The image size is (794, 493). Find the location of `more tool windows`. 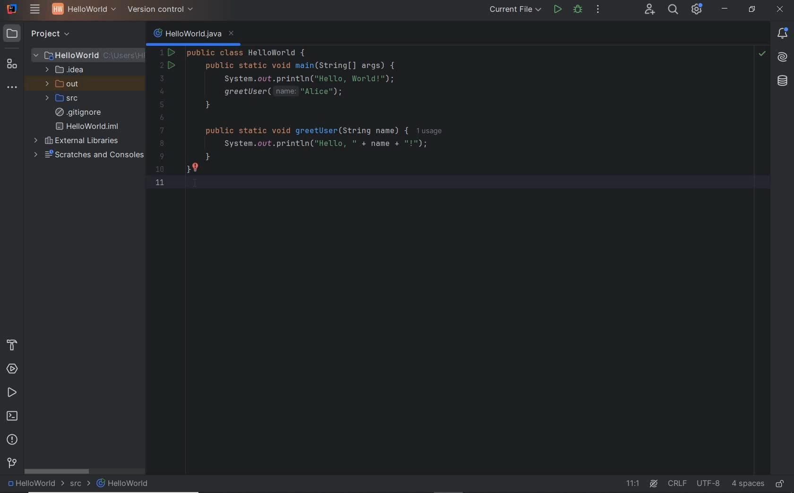

more tool windows is located at coordinates (13, 88).